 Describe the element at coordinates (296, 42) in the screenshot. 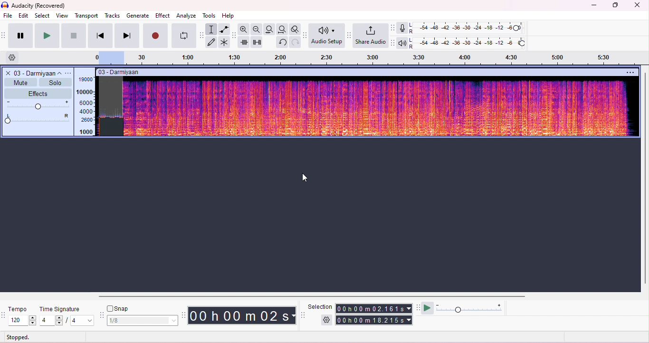

I see `redo` at that location.